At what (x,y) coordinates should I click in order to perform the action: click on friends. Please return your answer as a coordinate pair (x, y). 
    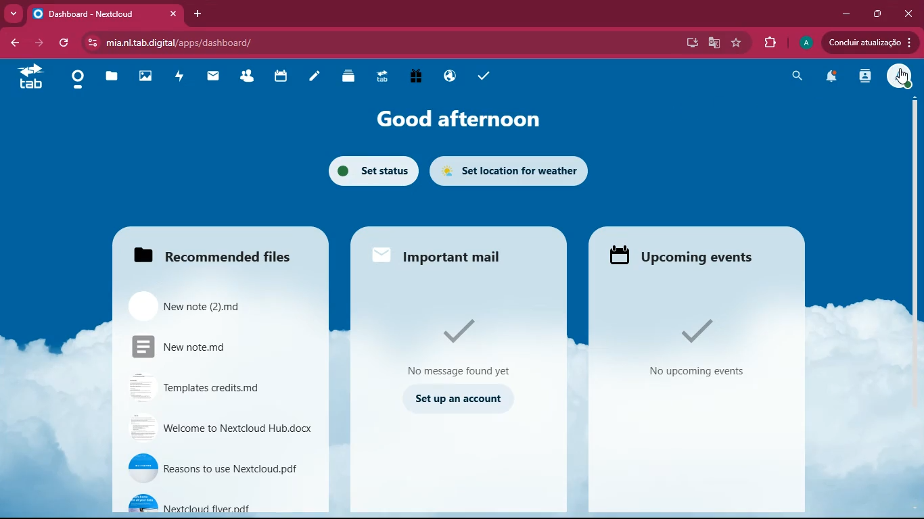
    Looking at the image, I should click on (246, 78).